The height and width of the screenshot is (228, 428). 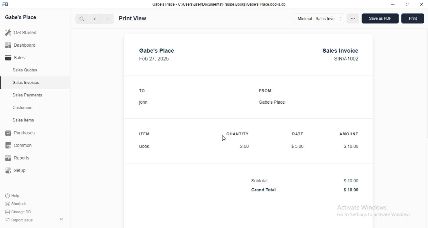 What do you see at coordinates (349, 134) in the screenshot?
I see `AMOUNT` at bounding box center [349, 134].